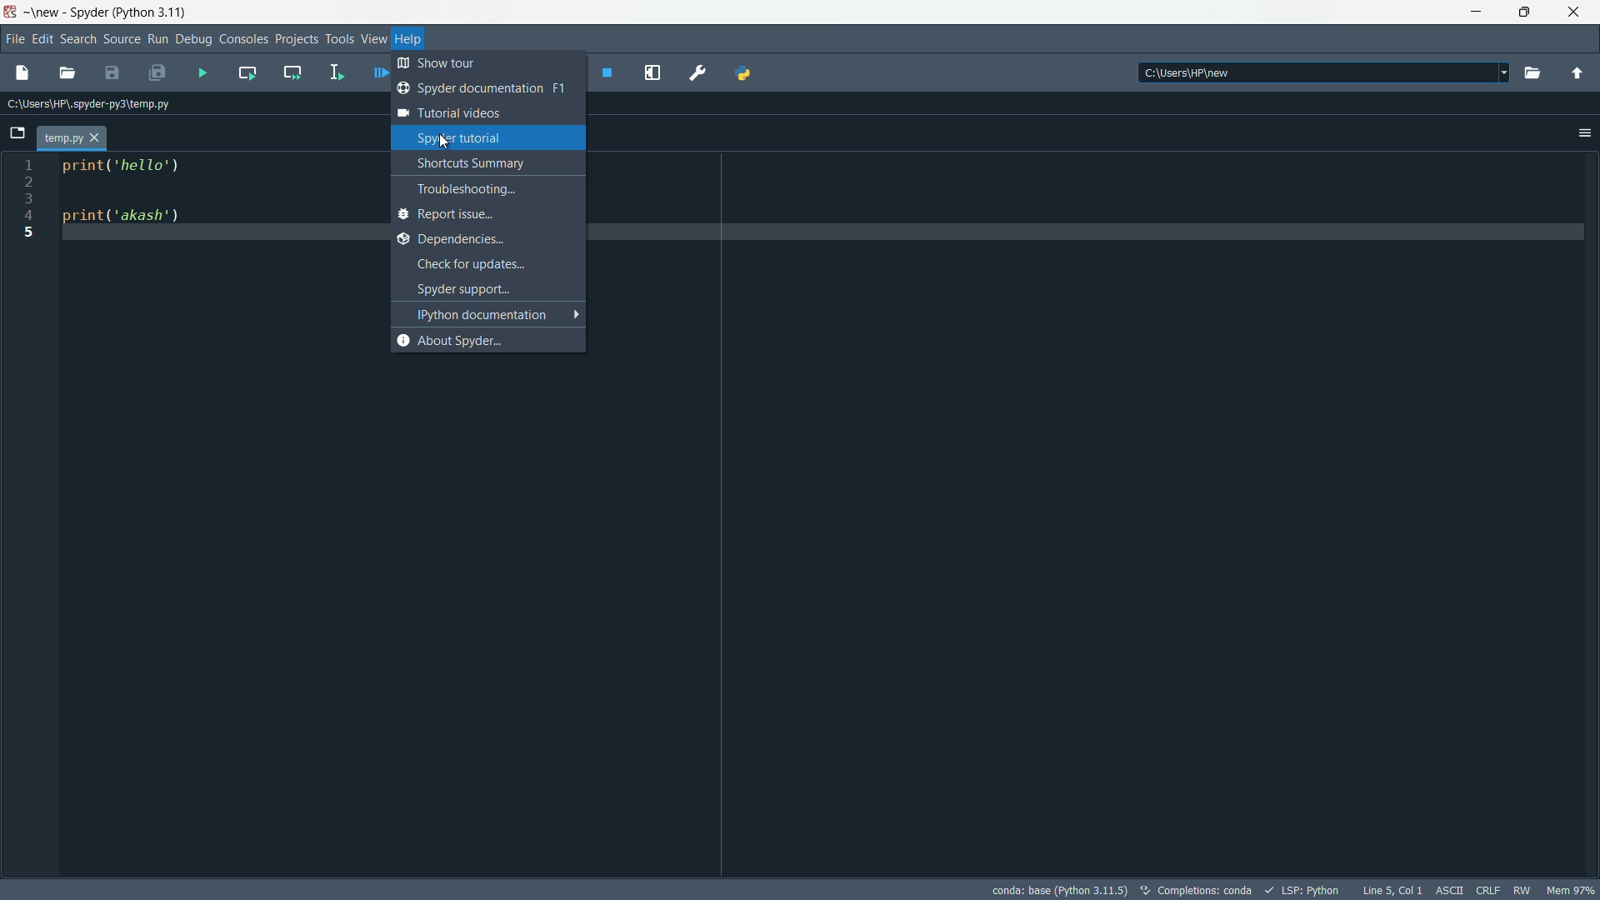 Image resolution: width=1600 pixels, height=900 pixels. I want to click on tutorial videos, so click(486, 113).